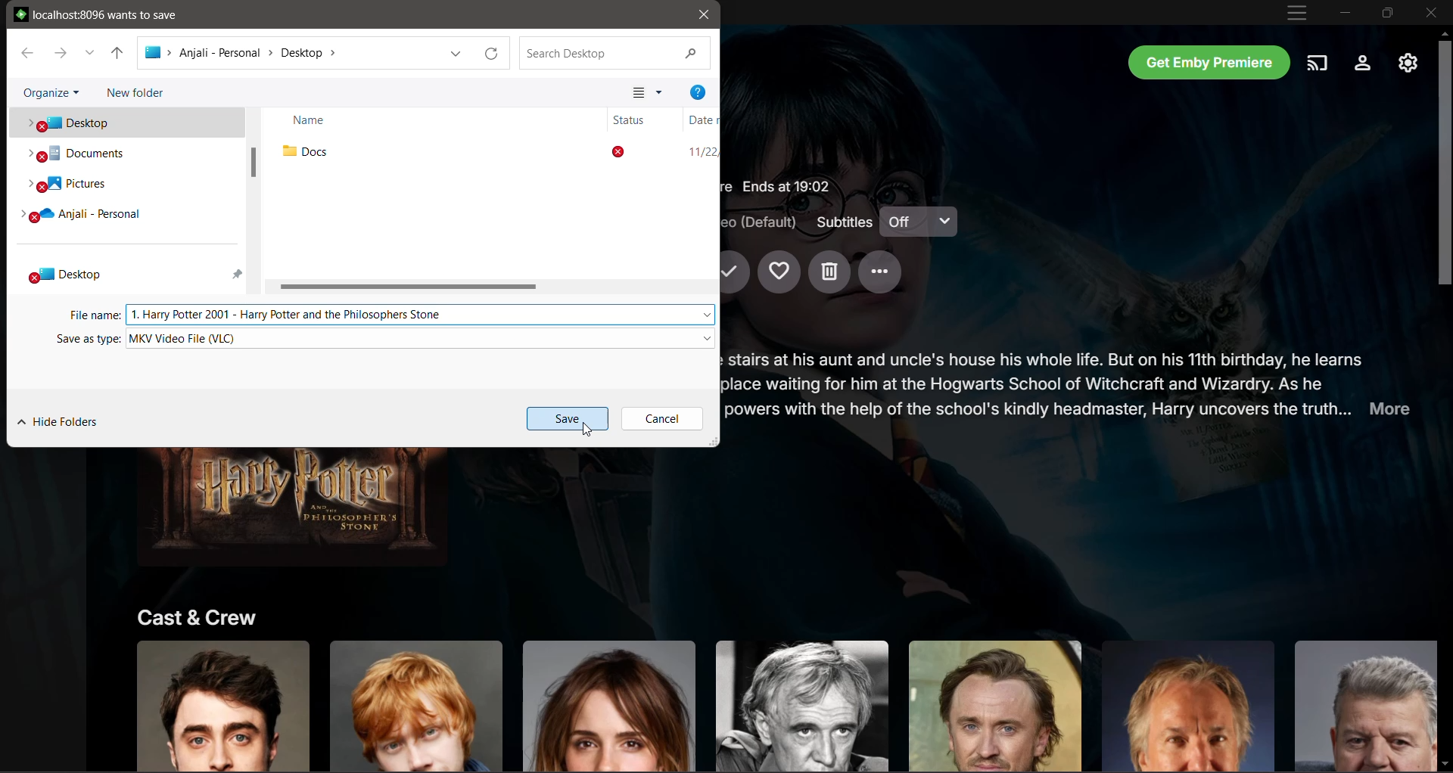 The image size is (1453, 773). What do you see at coordinates (711, 441) in the screenshot?
I see `Click to change dimension` at bounding box center [711, 441].